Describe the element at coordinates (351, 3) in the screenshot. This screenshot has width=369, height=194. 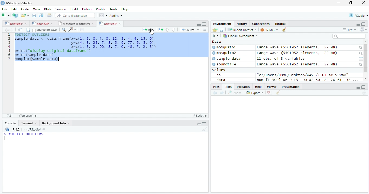
I see `maximize` at that location.